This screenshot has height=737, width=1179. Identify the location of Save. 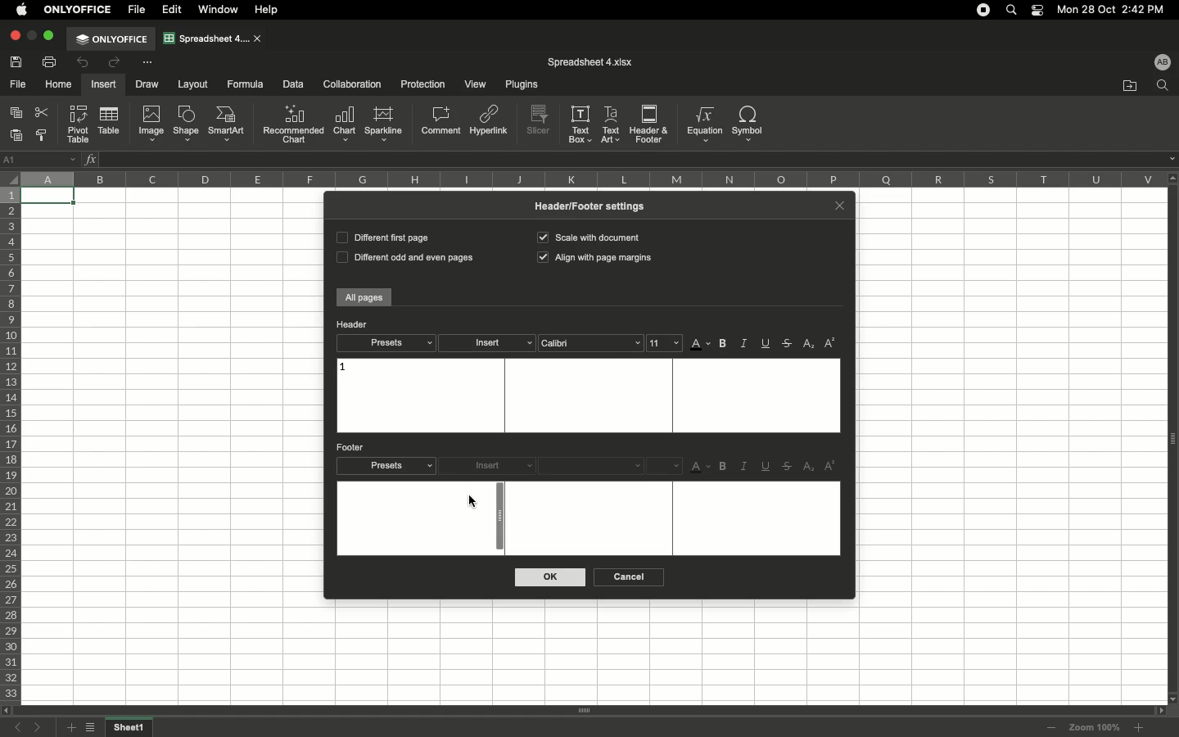
(19, 61).